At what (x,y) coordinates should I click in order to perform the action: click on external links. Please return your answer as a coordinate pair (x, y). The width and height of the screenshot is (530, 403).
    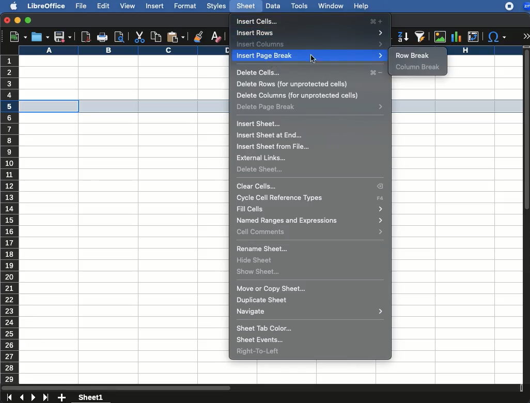
    Looking at the image, I should click on (262, 158).